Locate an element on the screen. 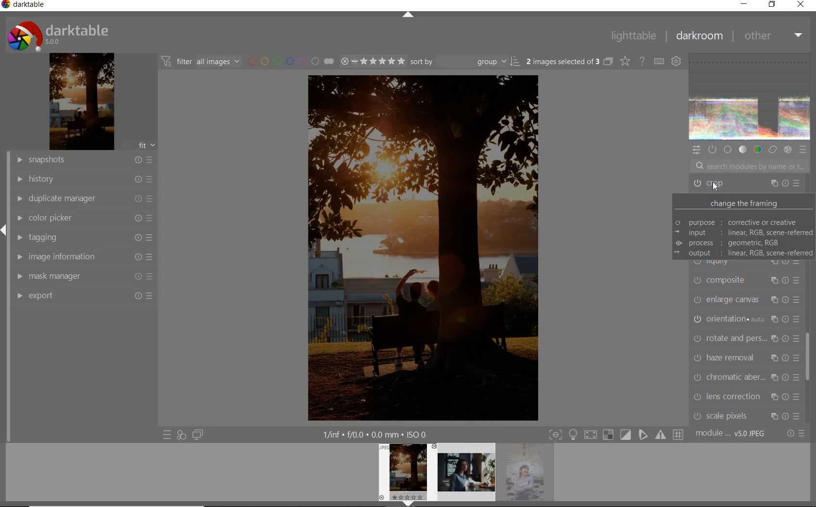  image preview is located at coordinates (529, 475).